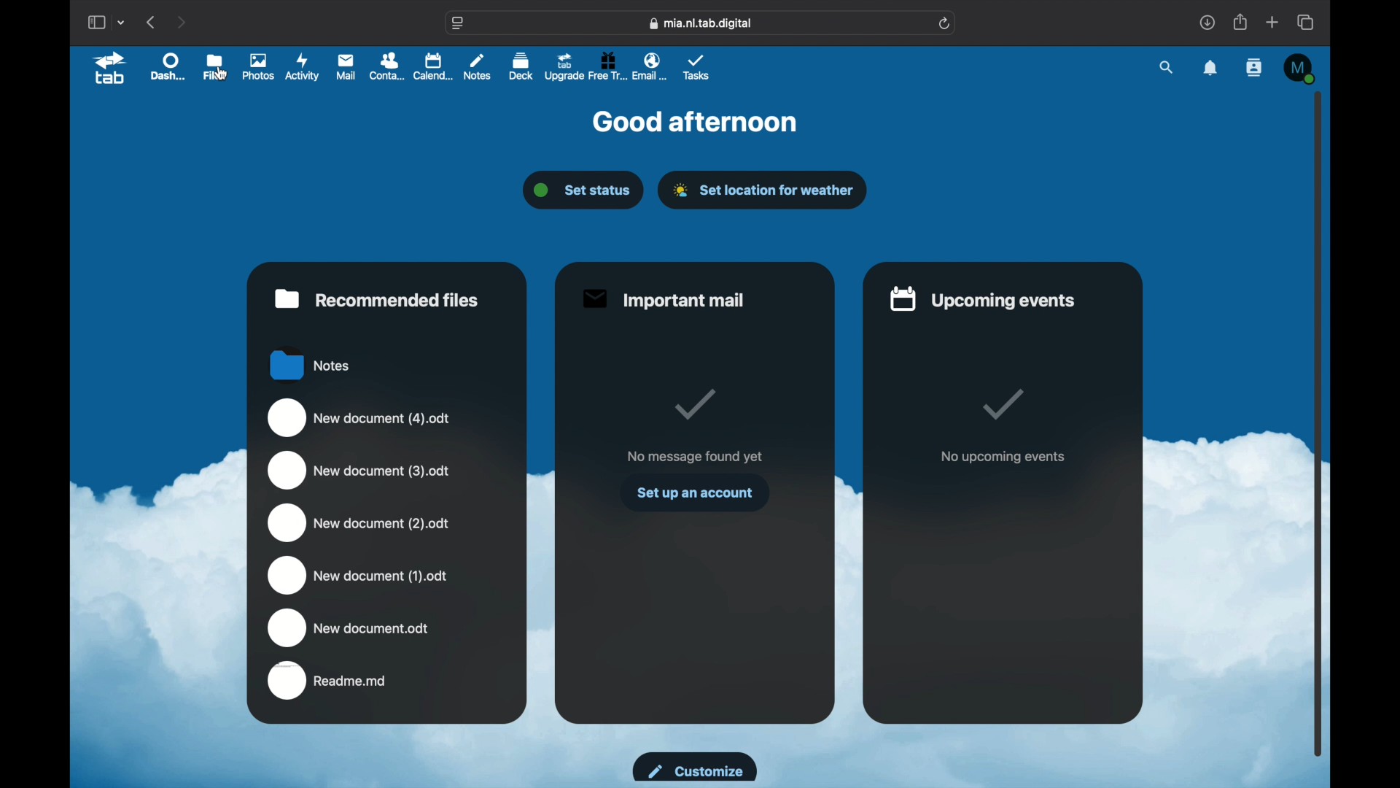 The height and width of the screenshot is (788, 1400). I want to click on contacts, so click(389, 66).